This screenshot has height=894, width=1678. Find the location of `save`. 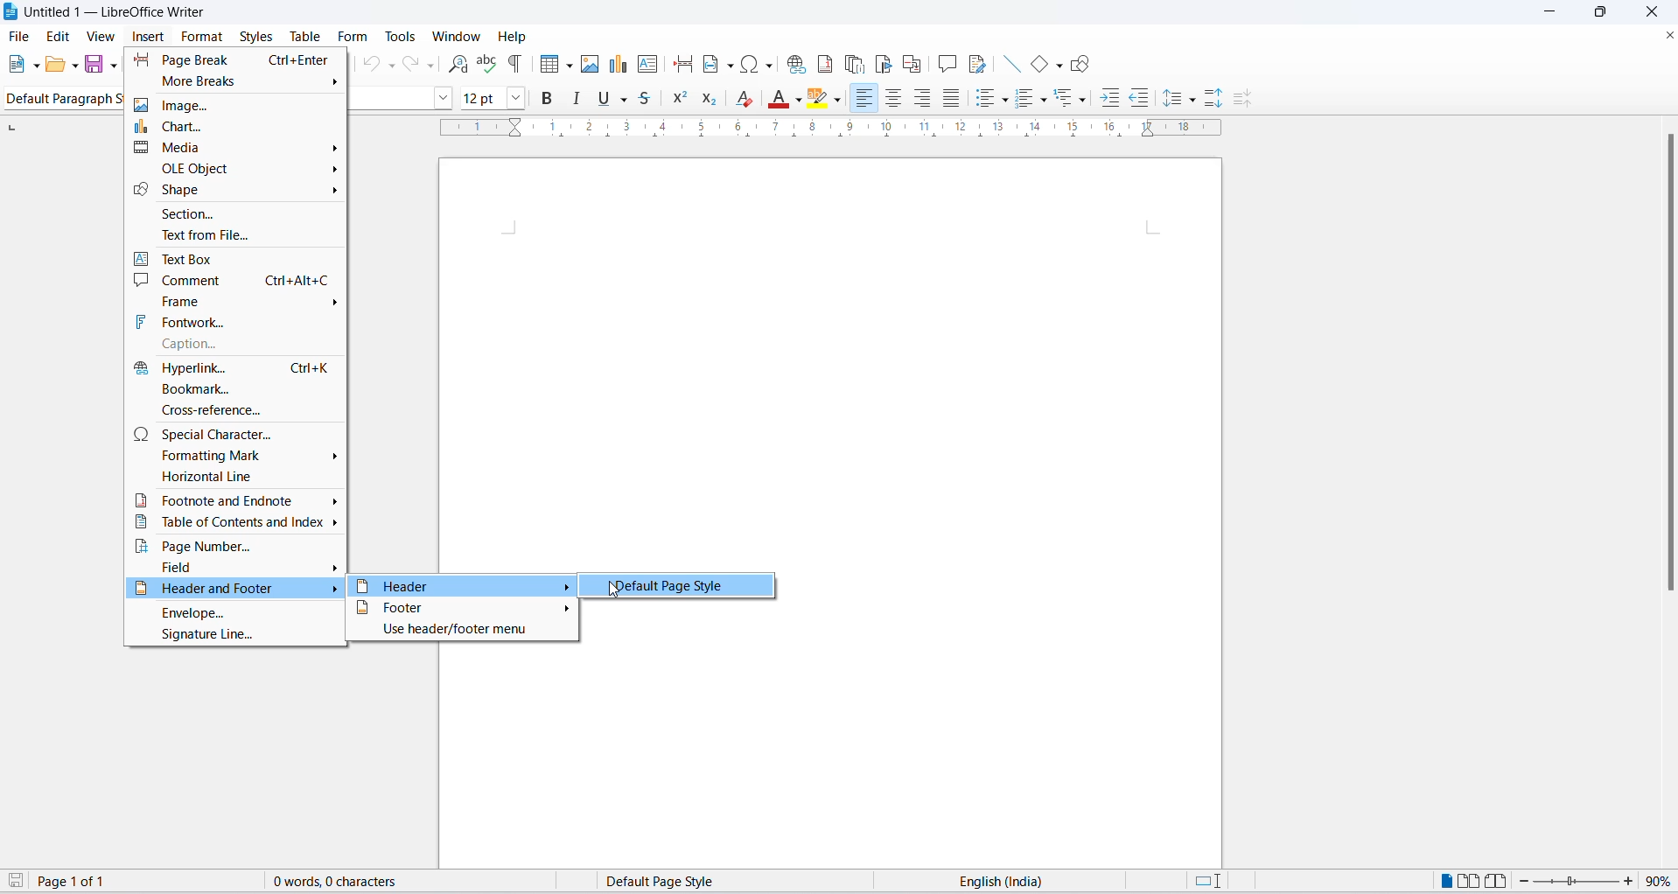

save is located at coordinates (17, 882).